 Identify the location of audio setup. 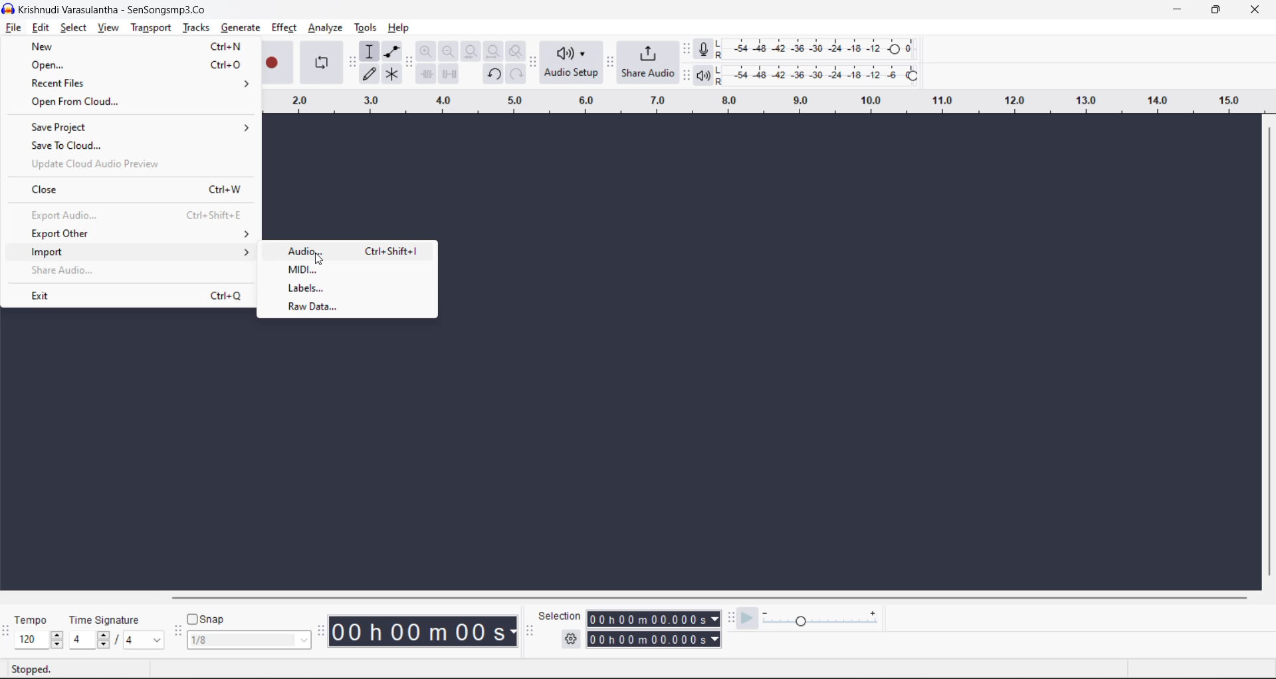
(572, 63).